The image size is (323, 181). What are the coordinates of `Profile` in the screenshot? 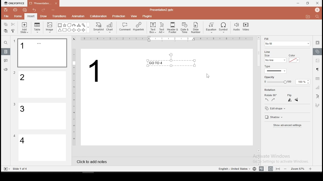 It's located at (318, 10).